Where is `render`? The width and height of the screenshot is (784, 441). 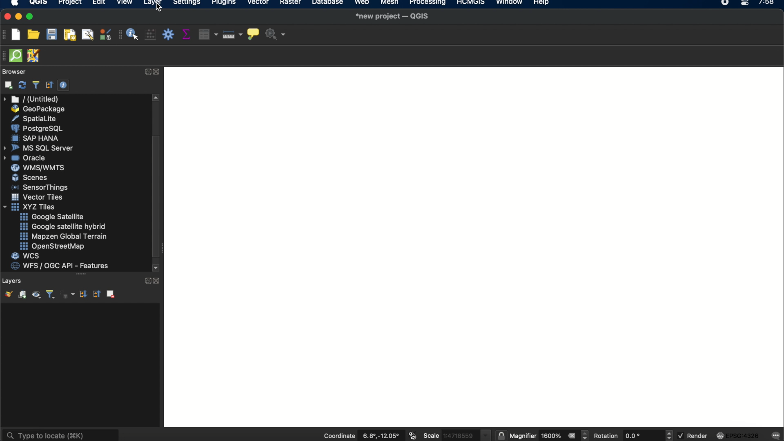
render is located at coordinates (694, 436).